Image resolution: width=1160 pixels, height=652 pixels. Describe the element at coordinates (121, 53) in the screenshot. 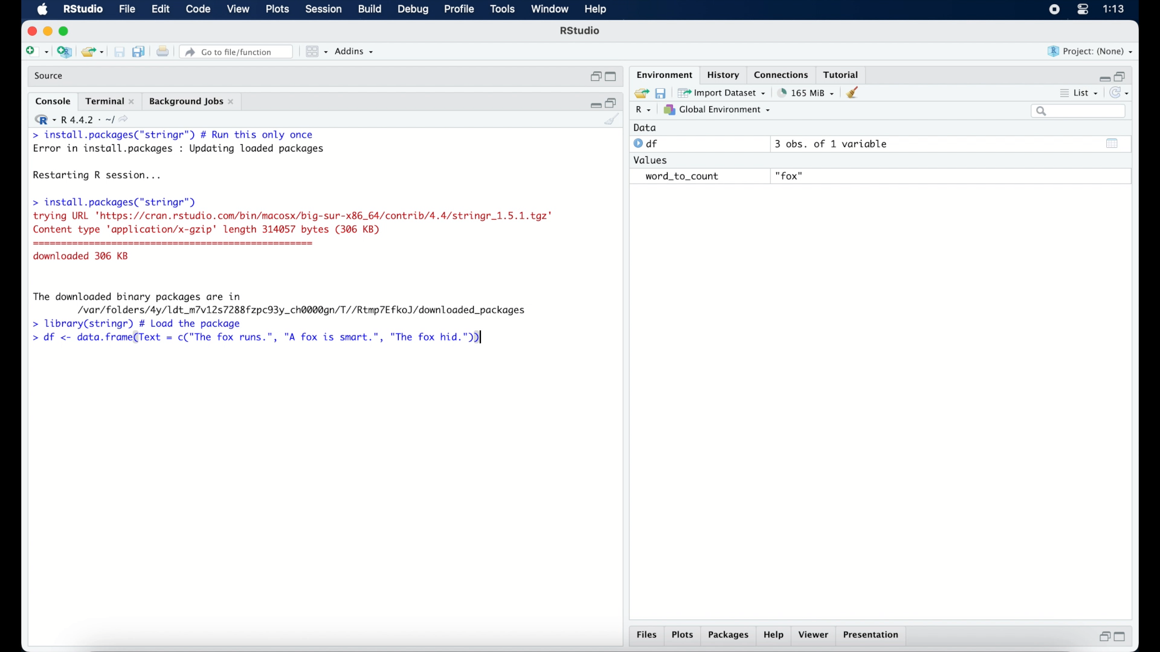

I see `save` at that location.